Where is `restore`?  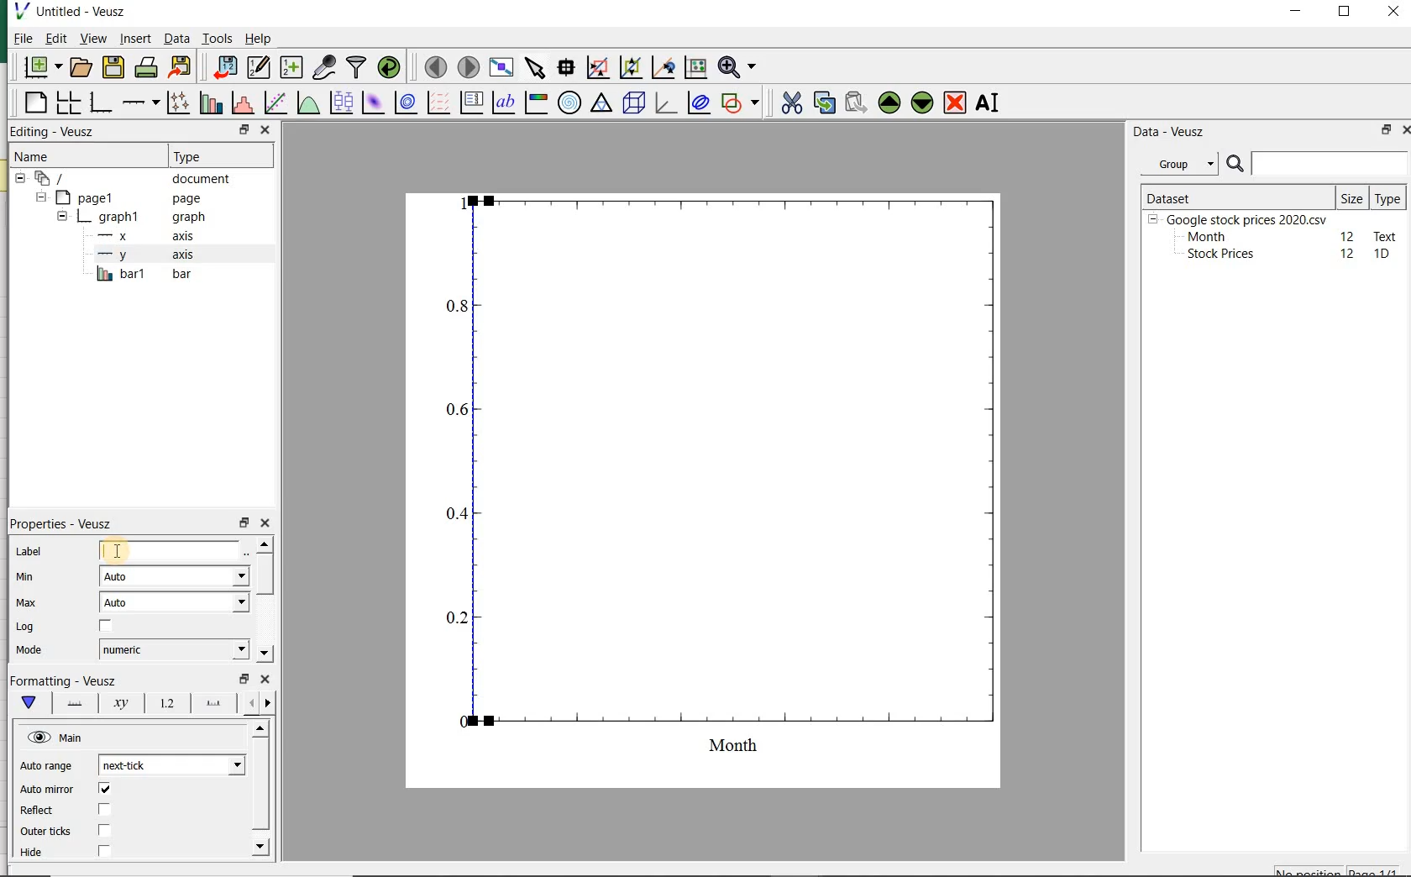 restore is located at coordinates (244, 130).